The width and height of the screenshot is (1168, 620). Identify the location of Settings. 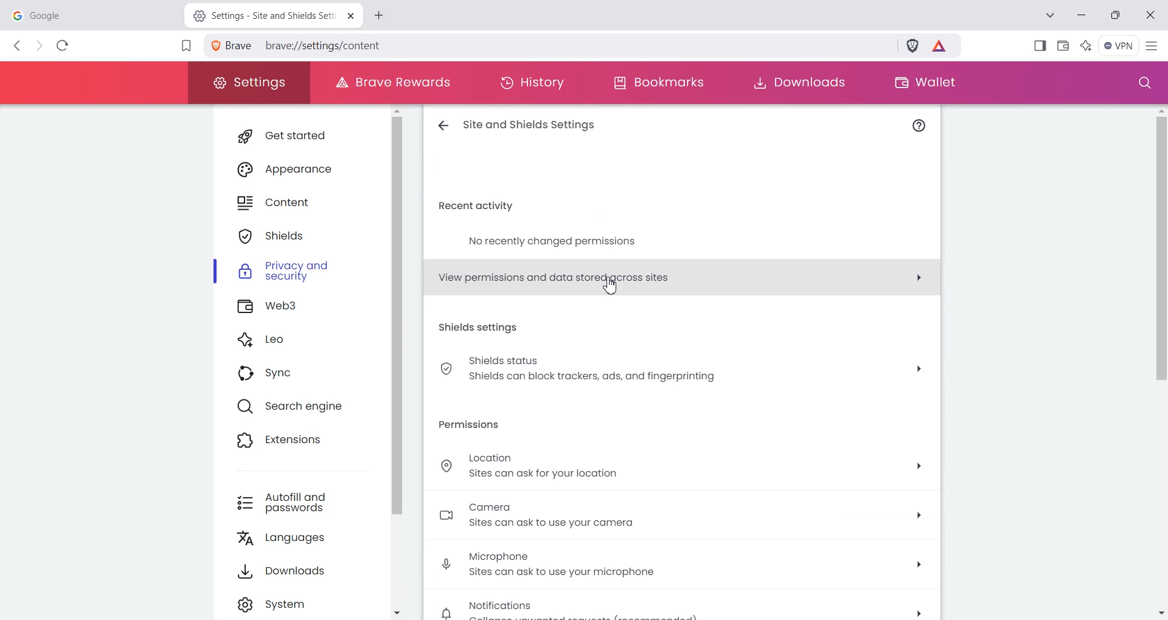
(306, 605).